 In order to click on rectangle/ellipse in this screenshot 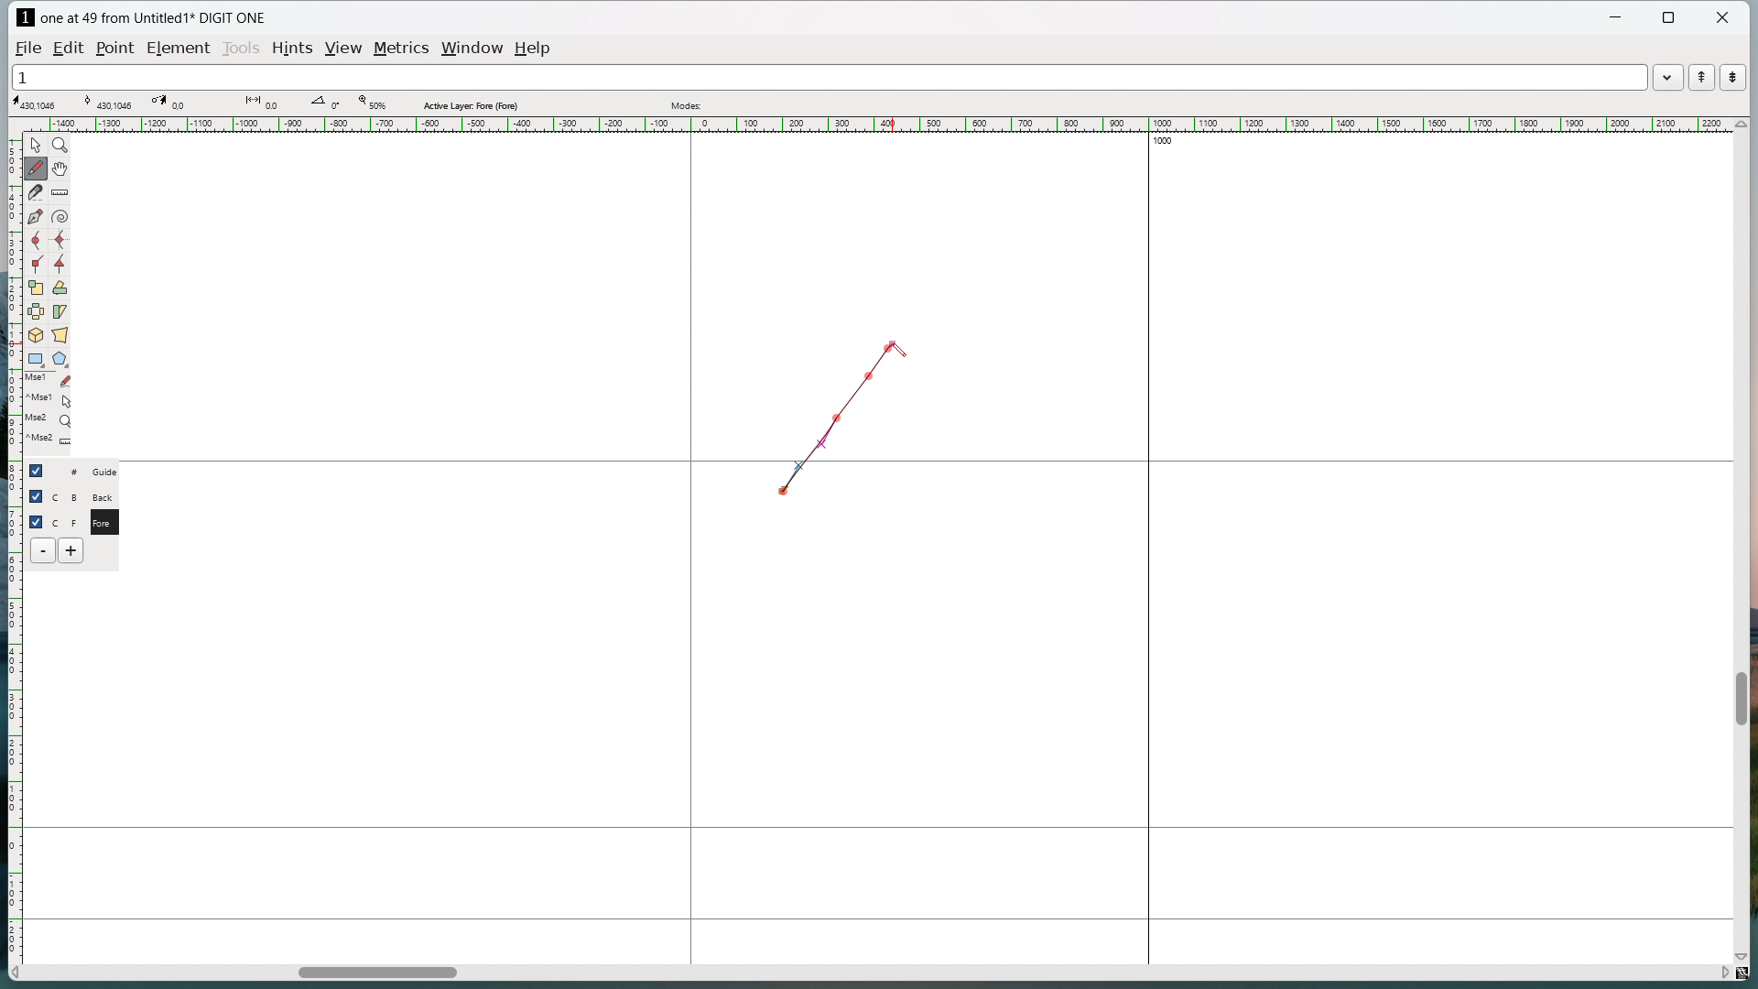, I will do `click(36, 358)`.